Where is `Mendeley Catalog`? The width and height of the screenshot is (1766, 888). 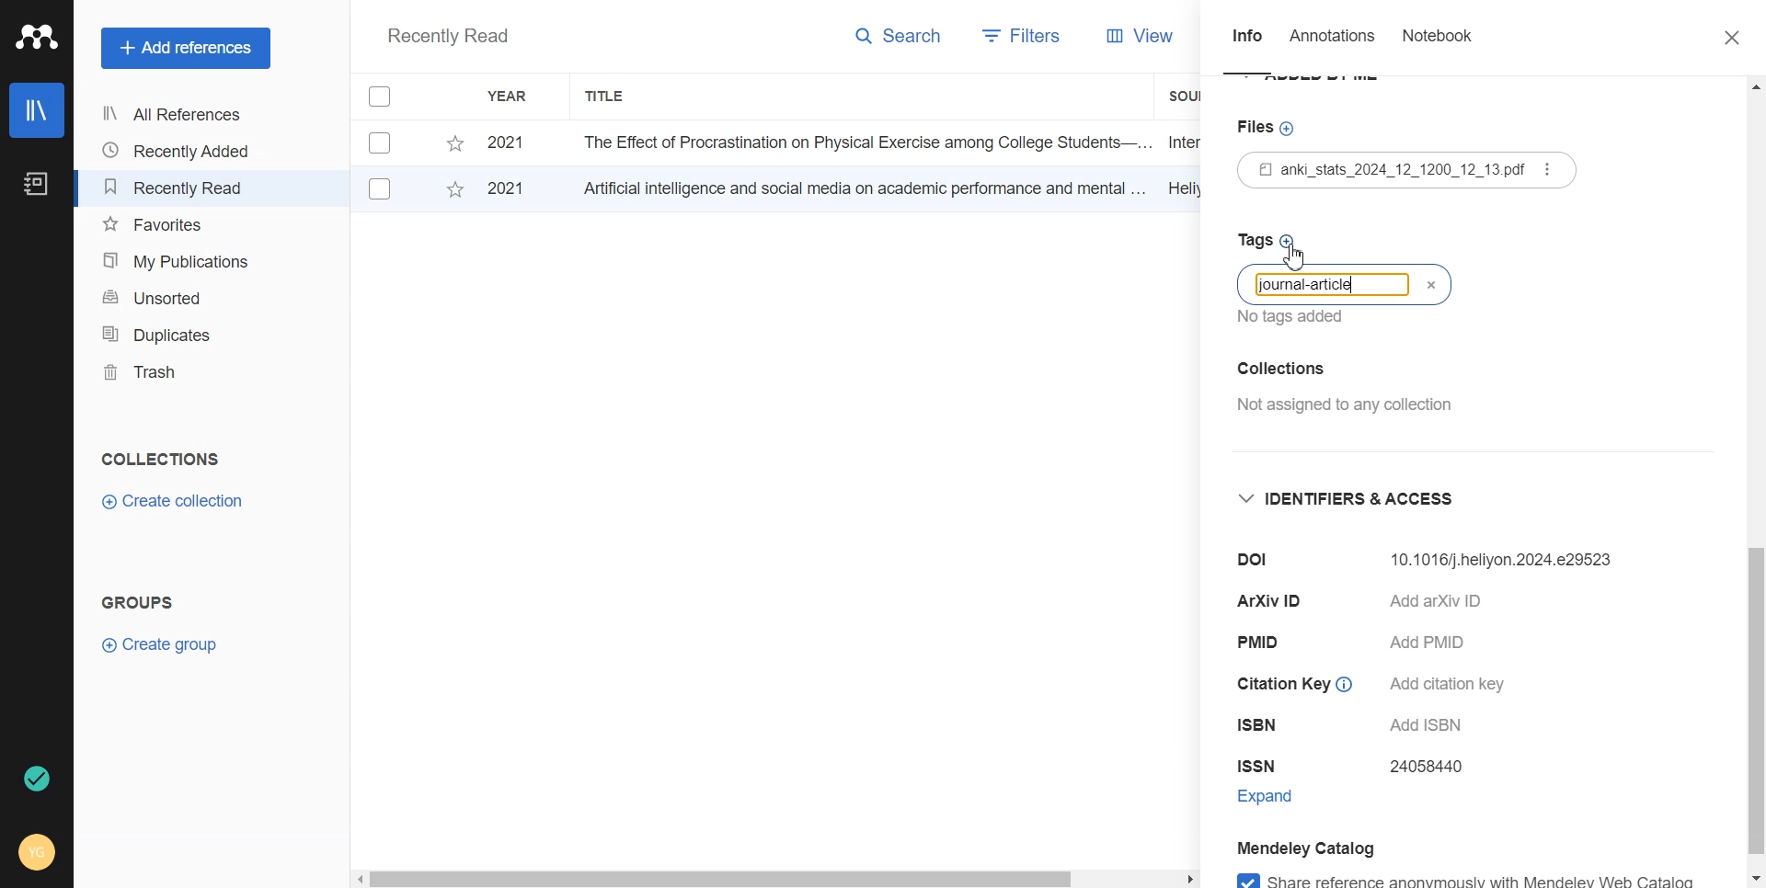
Mendeley Catalog is located at coordinates (1338, 848).